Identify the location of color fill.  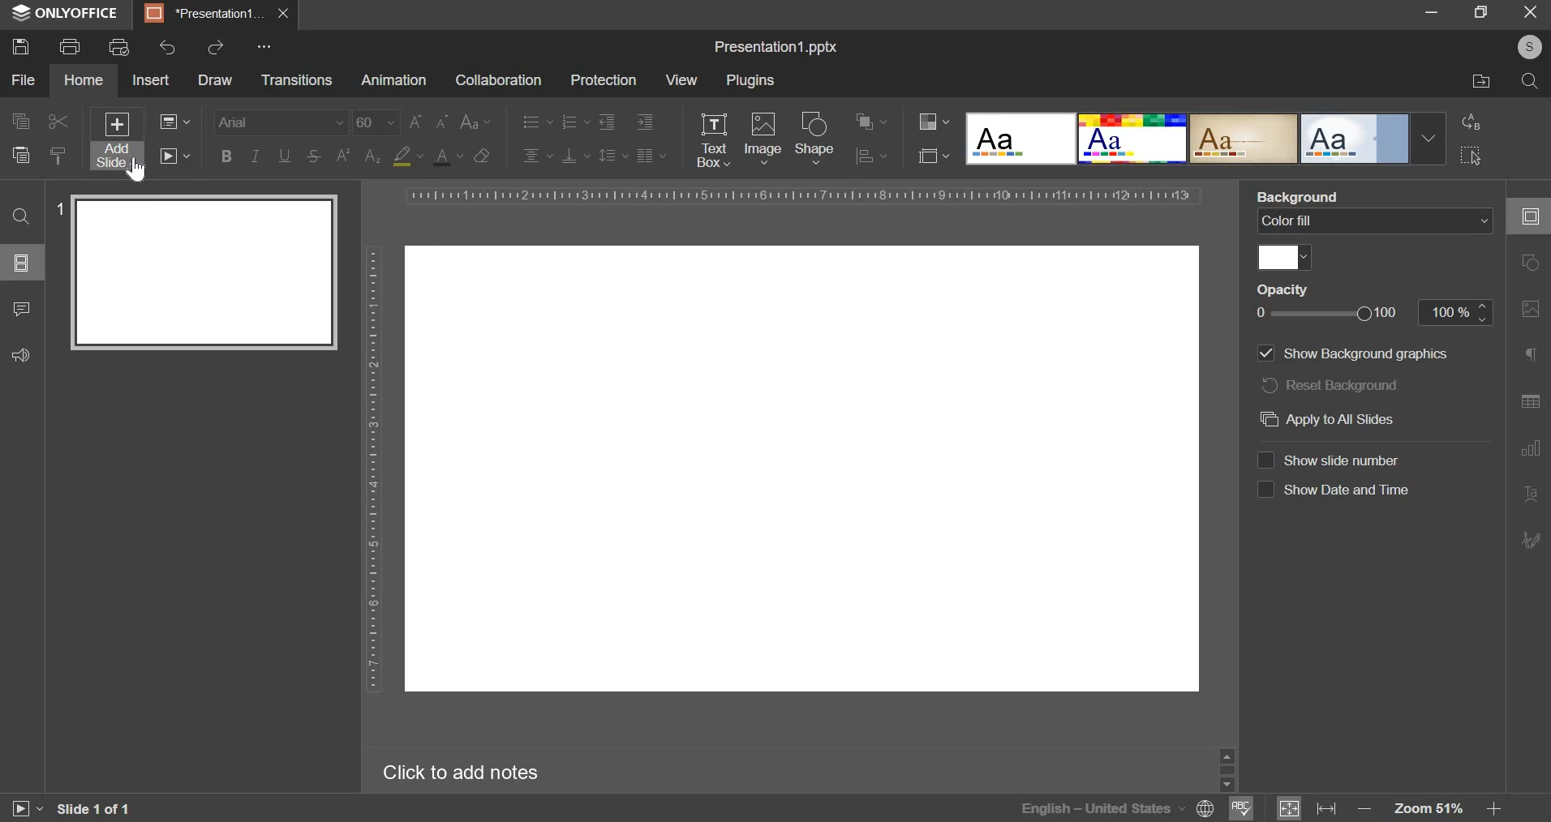
(1373, 221).